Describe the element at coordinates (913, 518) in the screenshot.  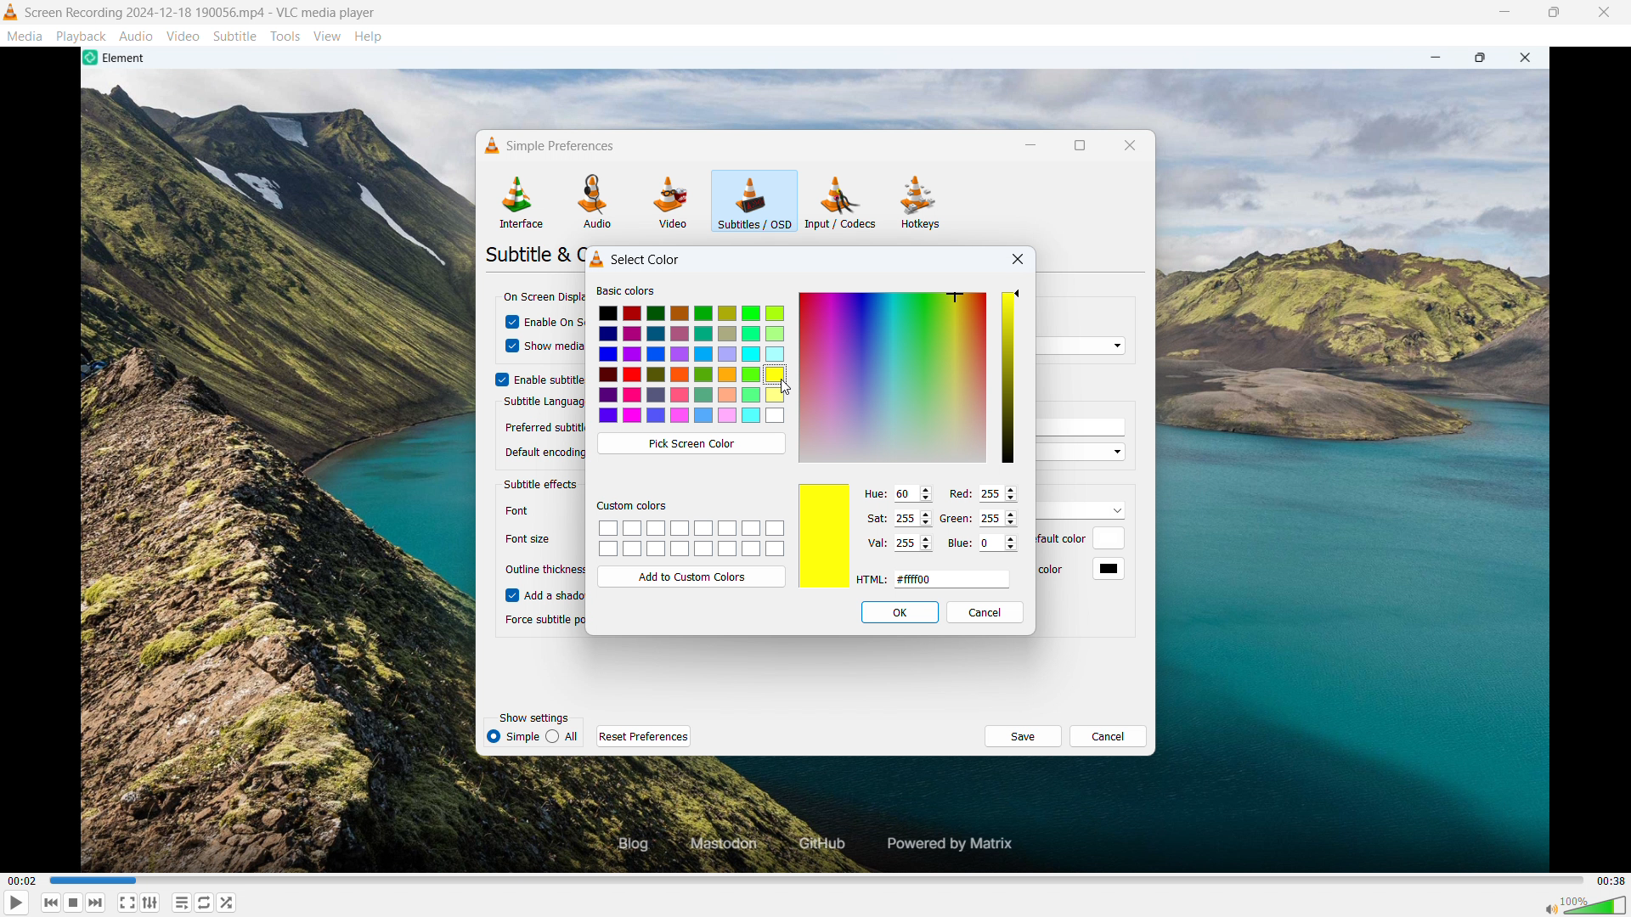
I see `Set saturation ` at that location.